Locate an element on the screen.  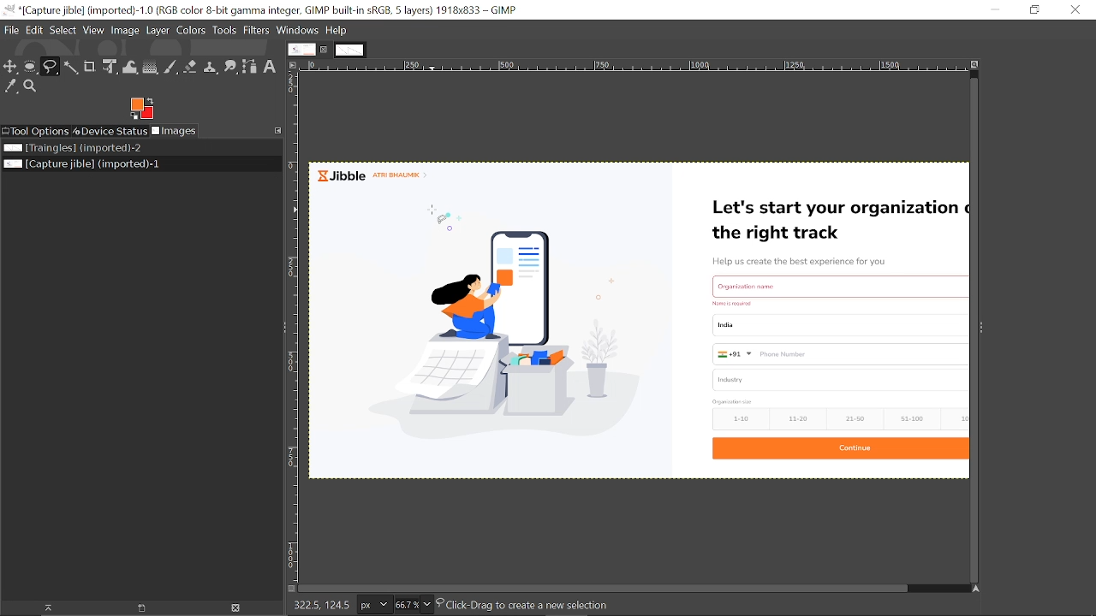
Current image is located at coordinates (636, 318).